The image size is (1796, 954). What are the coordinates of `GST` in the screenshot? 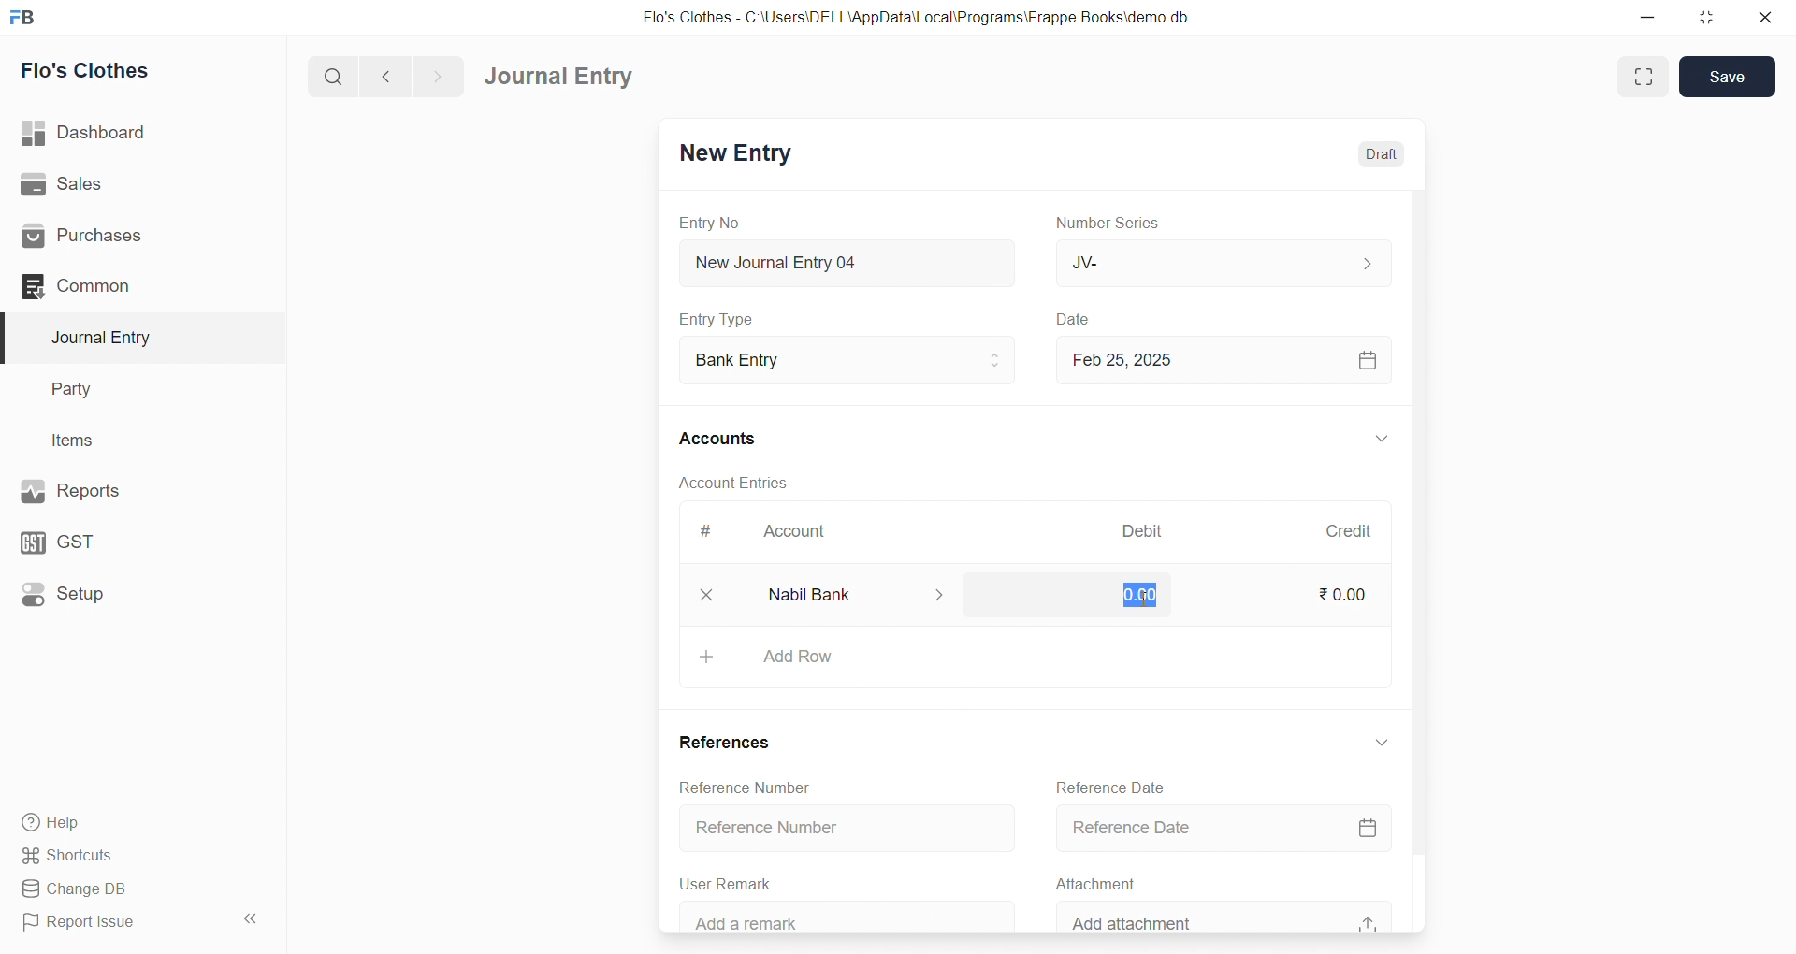 It's located at (129, 538).